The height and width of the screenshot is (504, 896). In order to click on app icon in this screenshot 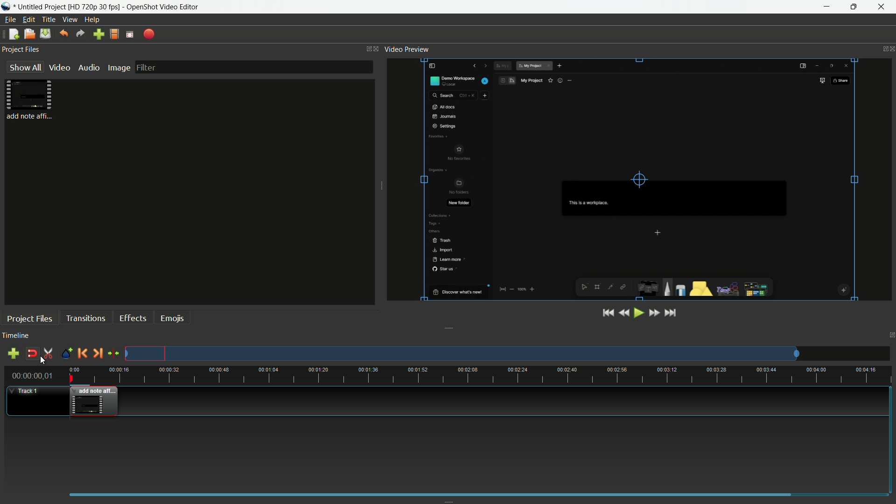, I will do `click(6, 7)`.